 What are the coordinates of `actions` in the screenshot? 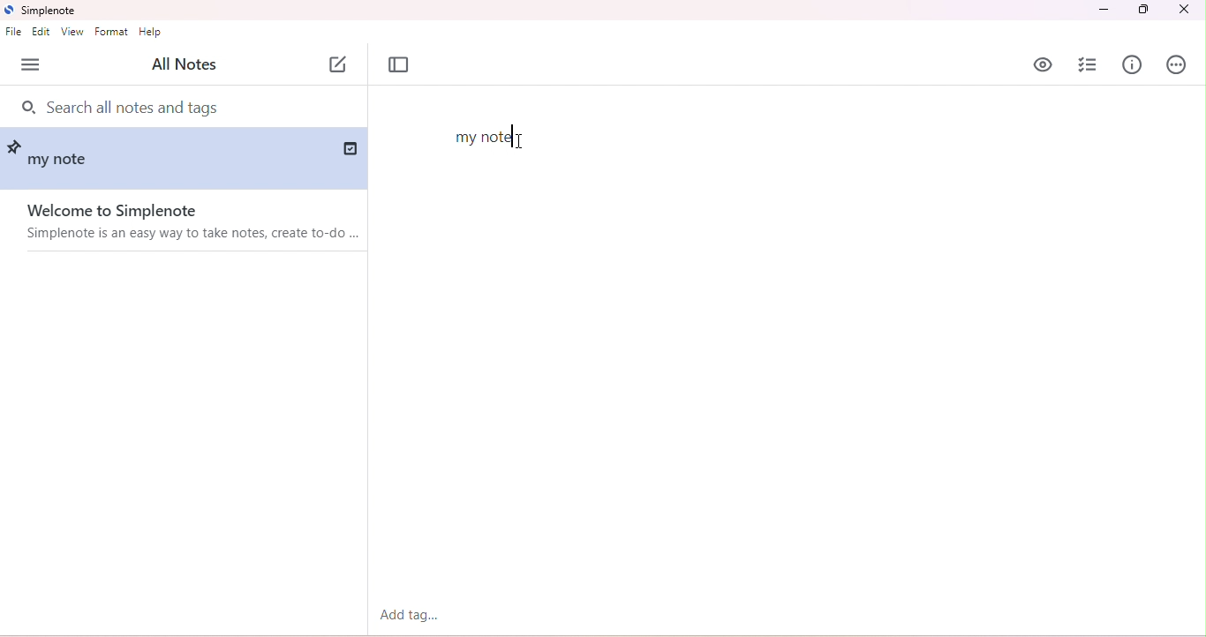 It's located at (1177, 65).